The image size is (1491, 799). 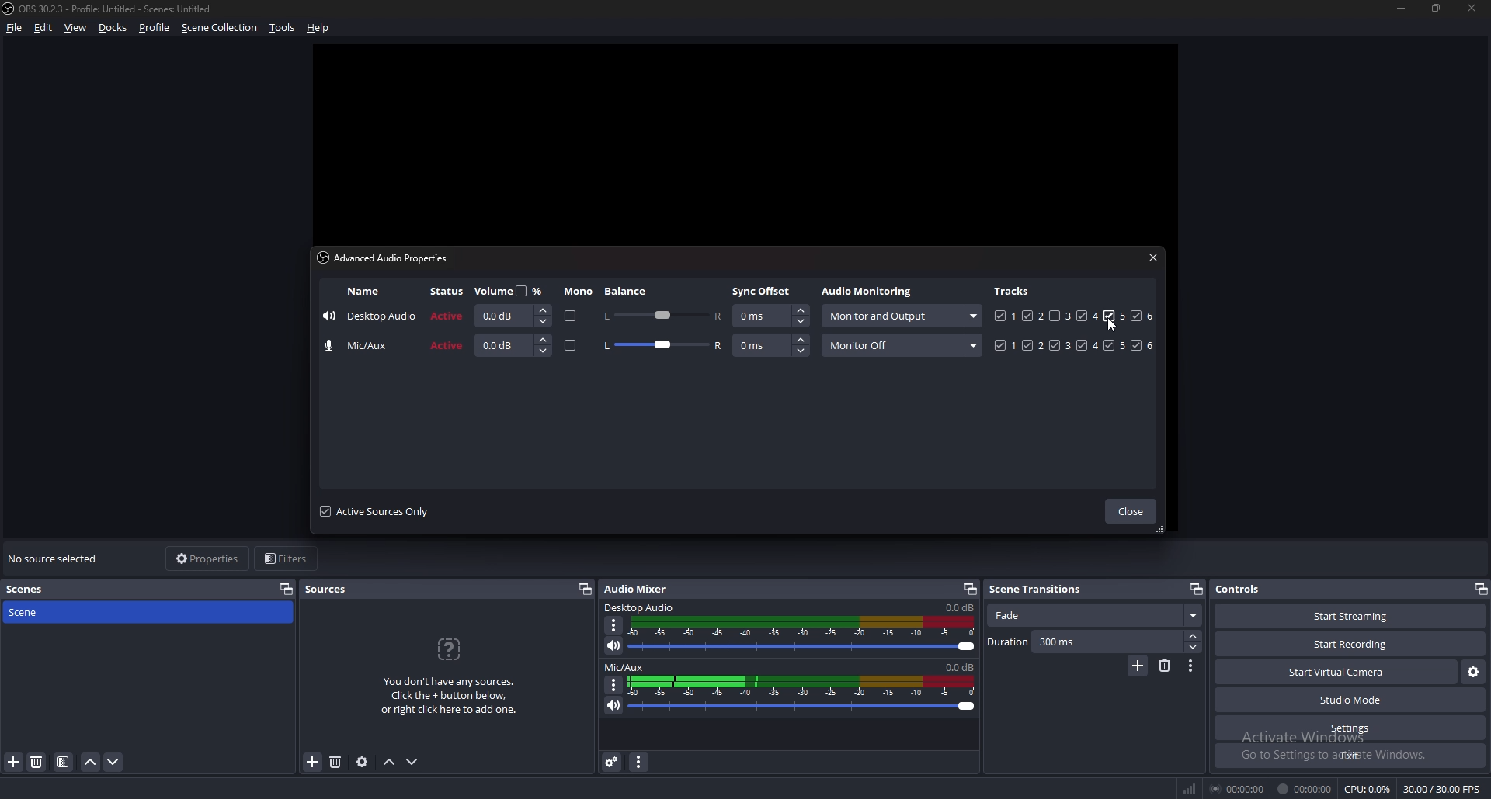 I want to click on options, so click(x=614, y=684).